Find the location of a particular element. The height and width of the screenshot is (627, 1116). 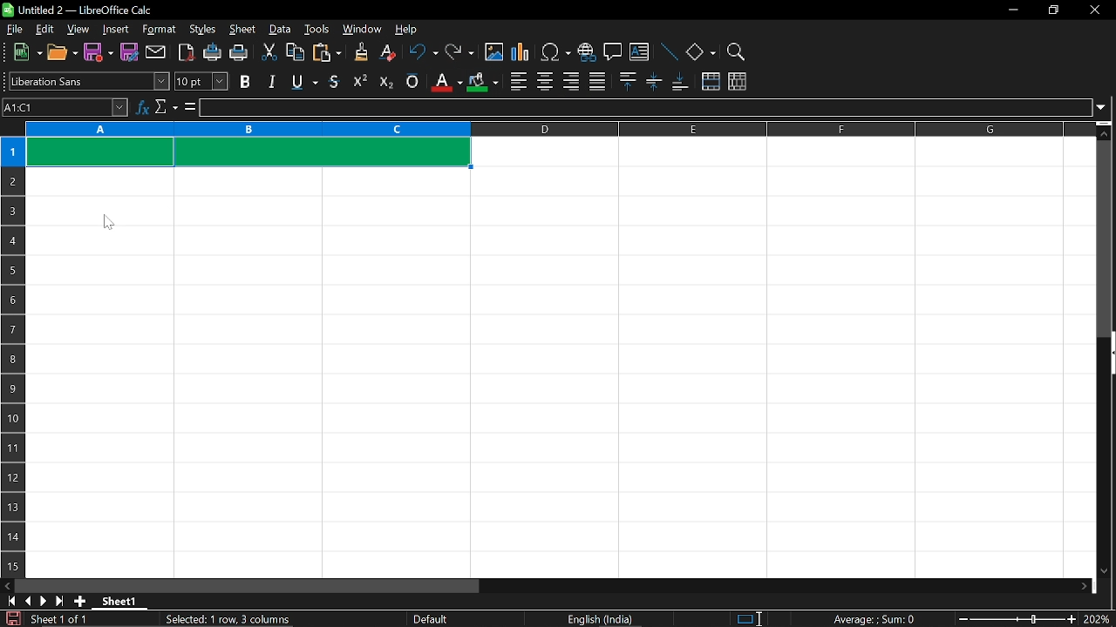

restore down is located at coordinates (1052, 9).